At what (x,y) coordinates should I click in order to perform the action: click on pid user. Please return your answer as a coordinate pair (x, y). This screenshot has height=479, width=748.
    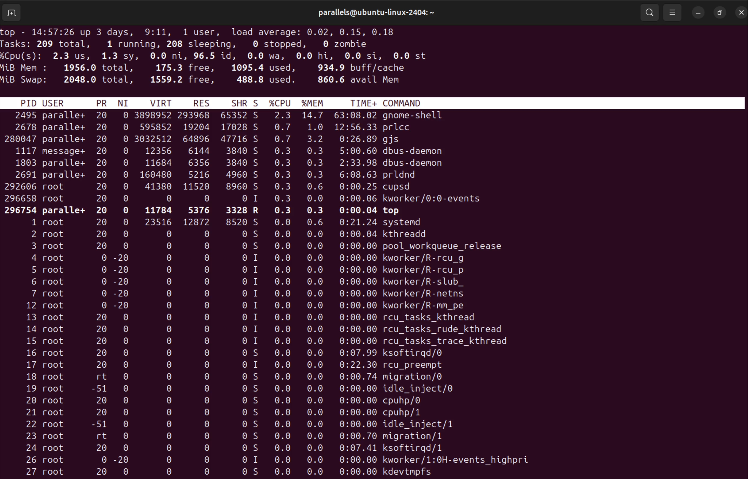
    Looking at the image, I should click on (42, 102).